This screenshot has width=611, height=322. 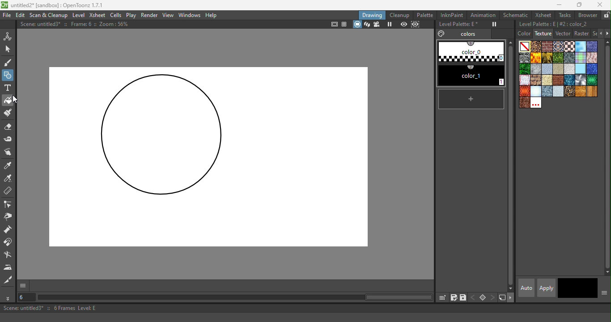 What do you see at coordinates (470, 51) in the screenshot?
I see `#0 color_0 (1)` at bounding box center [470, 51].